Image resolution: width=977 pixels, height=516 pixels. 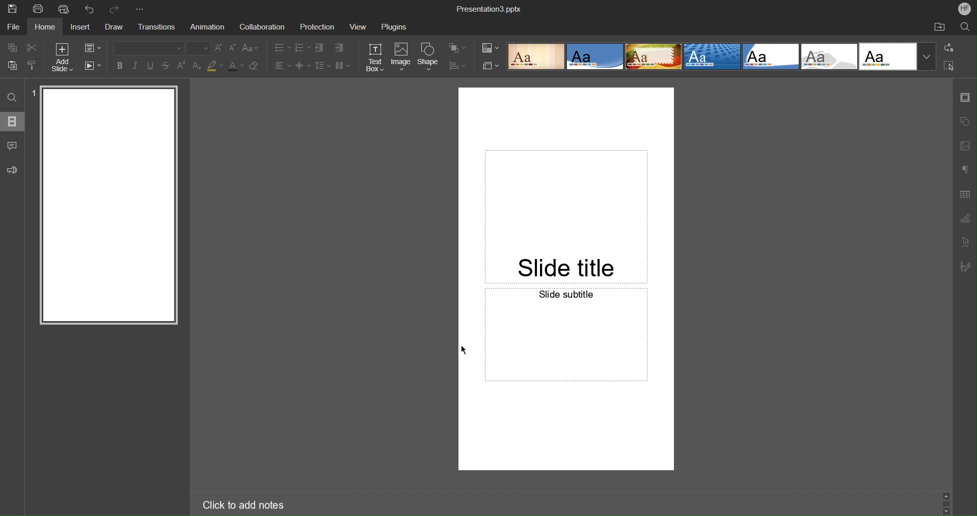 I want to click on Arrange, so click(x=457, y=48).